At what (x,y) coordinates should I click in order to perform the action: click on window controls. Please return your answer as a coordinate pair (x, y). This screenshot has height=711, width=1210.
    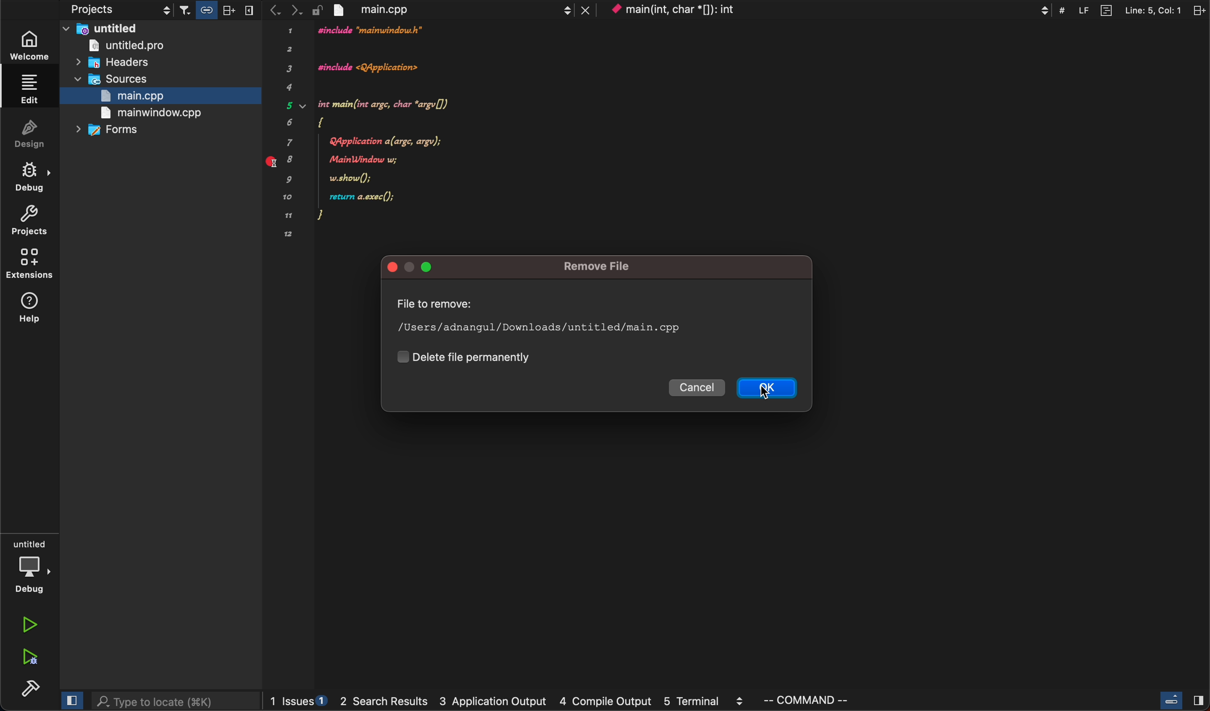
    Looking at the image, I should click on (418, 268).